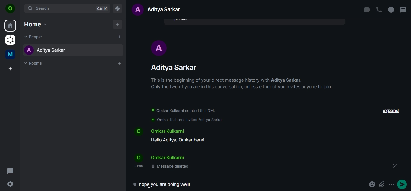 This screenshot has width=411, height=191. I want to click on text, so click(160, 9).